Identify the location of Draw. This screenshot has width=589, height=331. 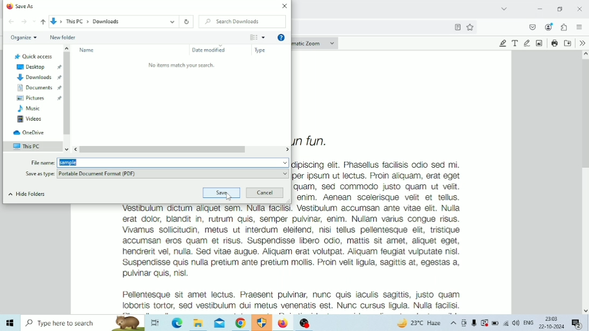
(527, 43).